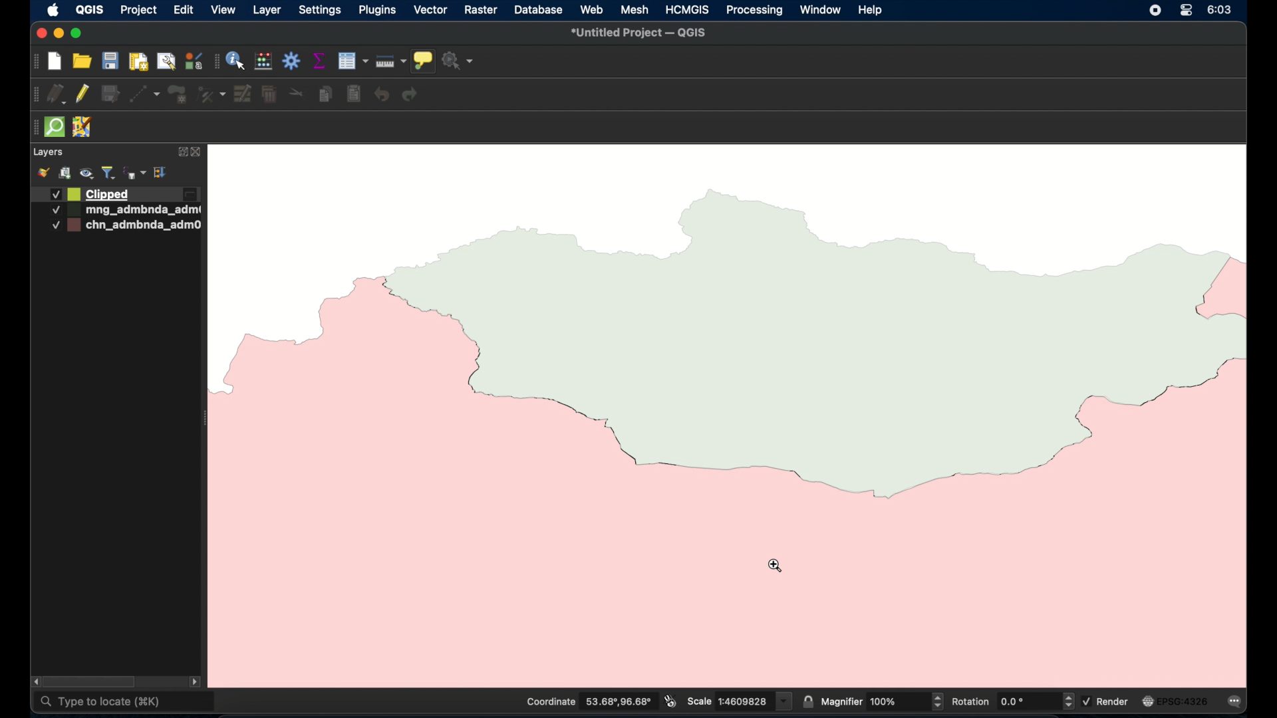 Image resolution: width=1277 pixels, height=718 pixels. I want to click on modify attributes, so click(243, 94).